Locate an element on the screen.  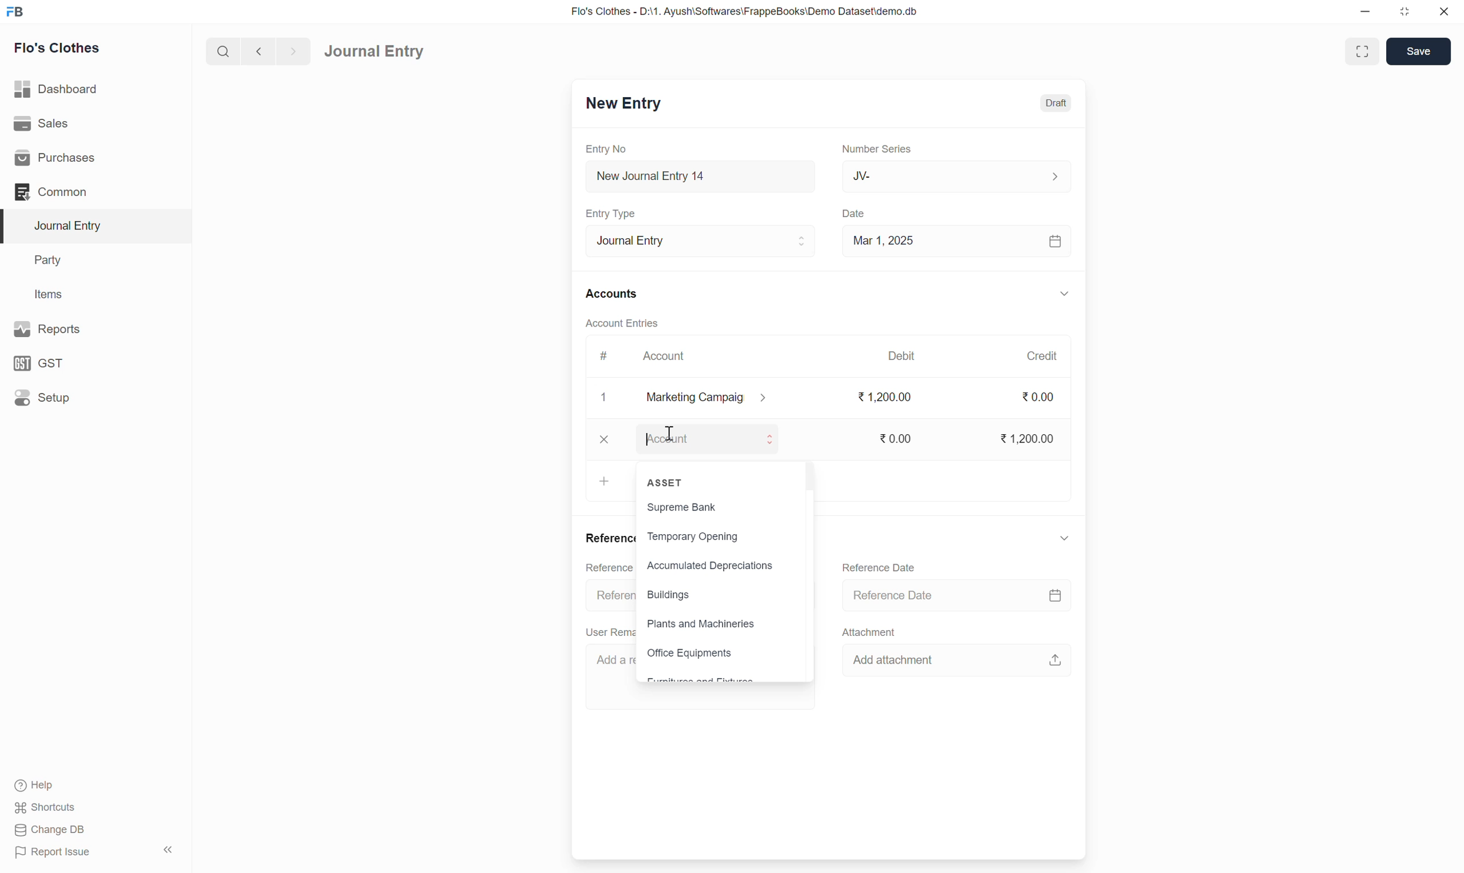
Date is located at coordinates (857, 214).